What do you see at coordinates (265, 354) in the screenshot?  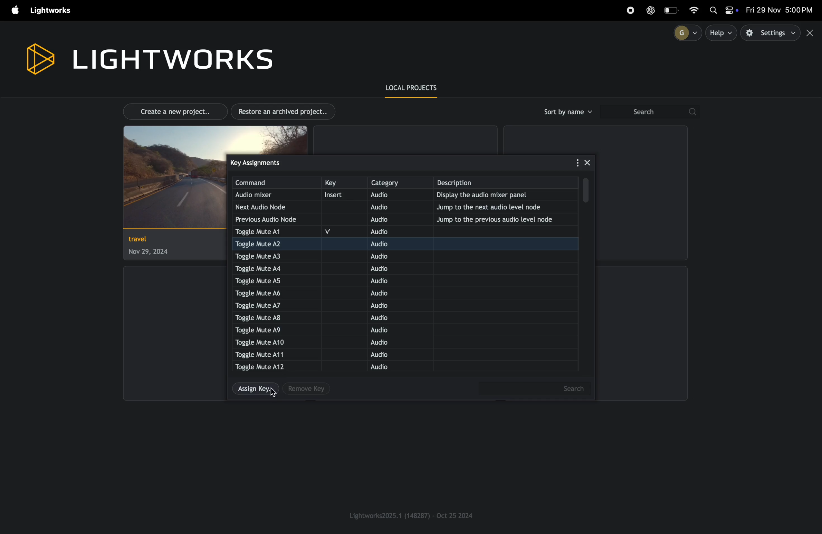 I see `toggle mute A11` at bounding box center [265, 354].